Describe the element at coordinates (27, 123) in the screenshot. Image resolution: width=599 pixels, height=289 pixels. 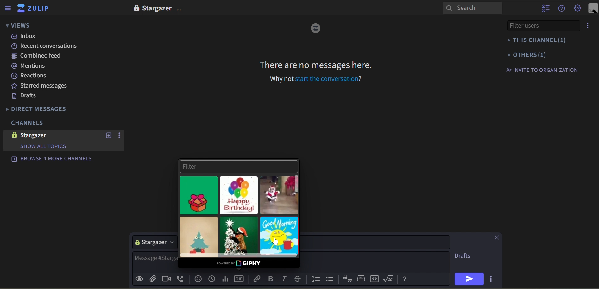
I see `channels` at that location.